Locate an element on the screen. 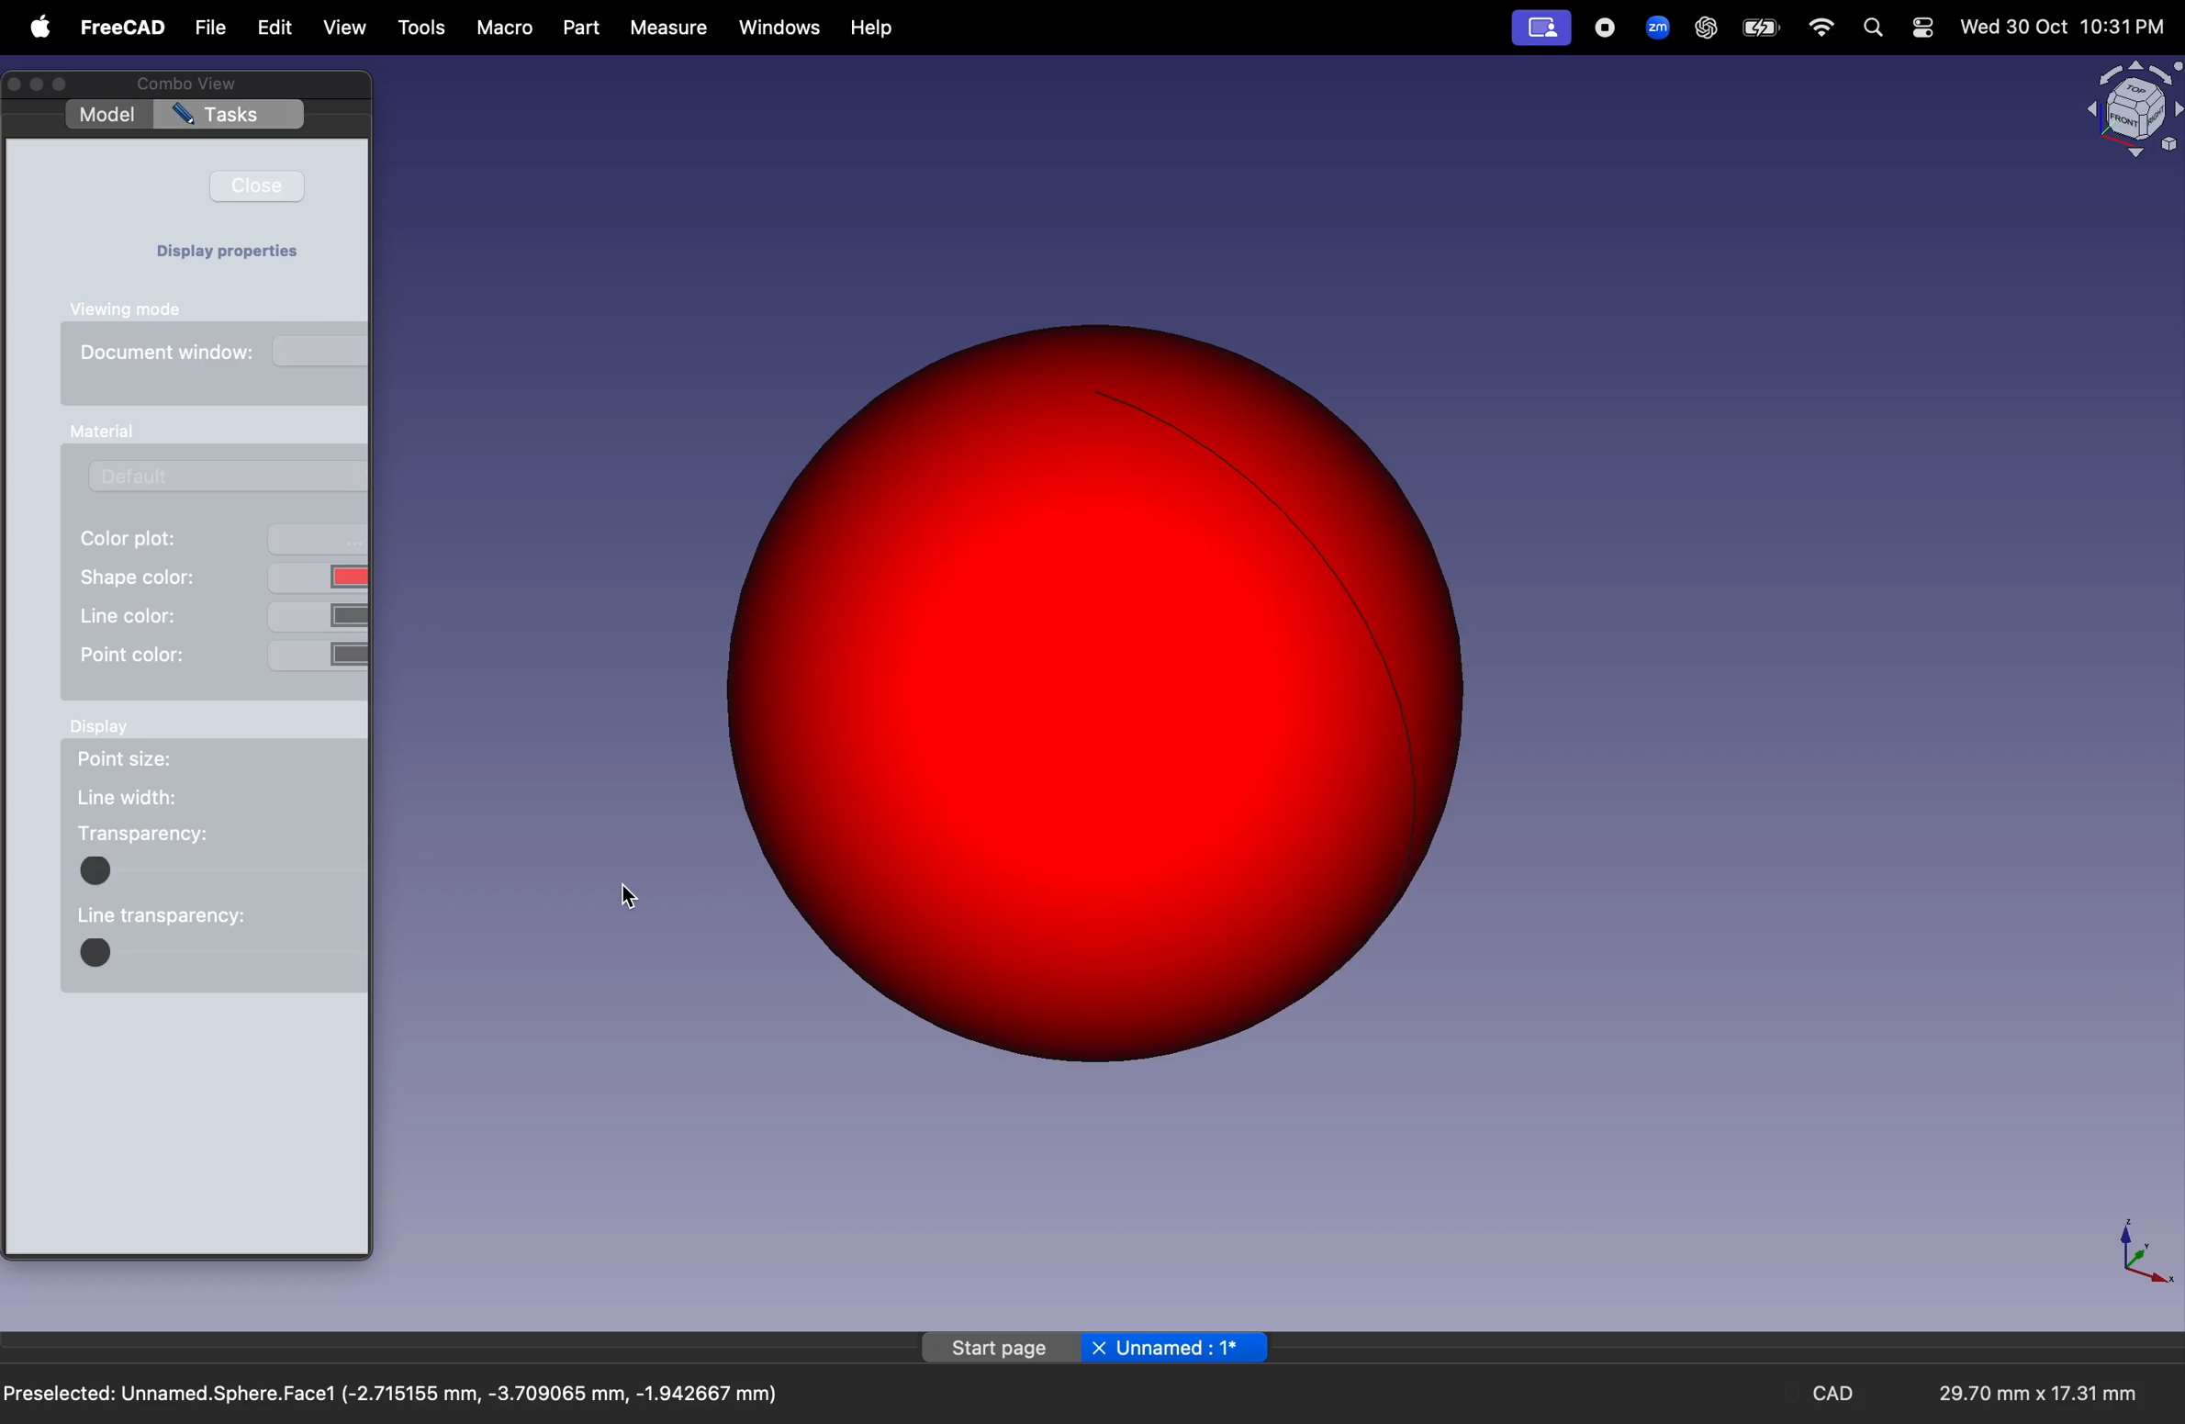  display is located at coordinates (111, 725).